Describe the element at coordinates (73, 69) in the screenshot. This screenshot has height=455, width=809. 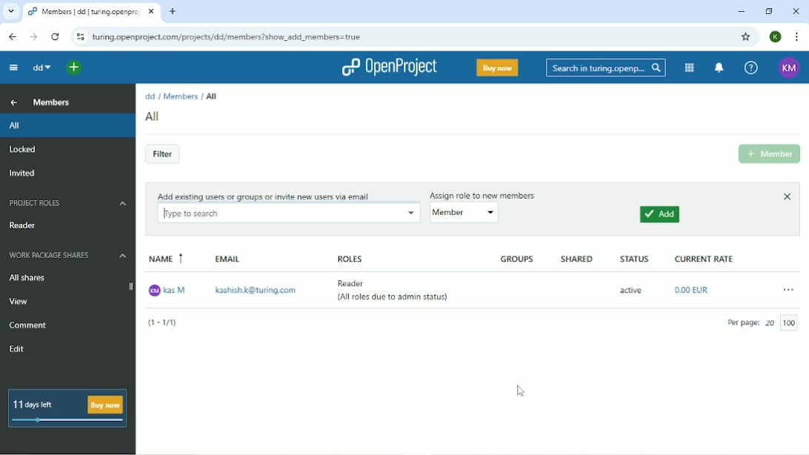
I see `Open quick add me` at that location.